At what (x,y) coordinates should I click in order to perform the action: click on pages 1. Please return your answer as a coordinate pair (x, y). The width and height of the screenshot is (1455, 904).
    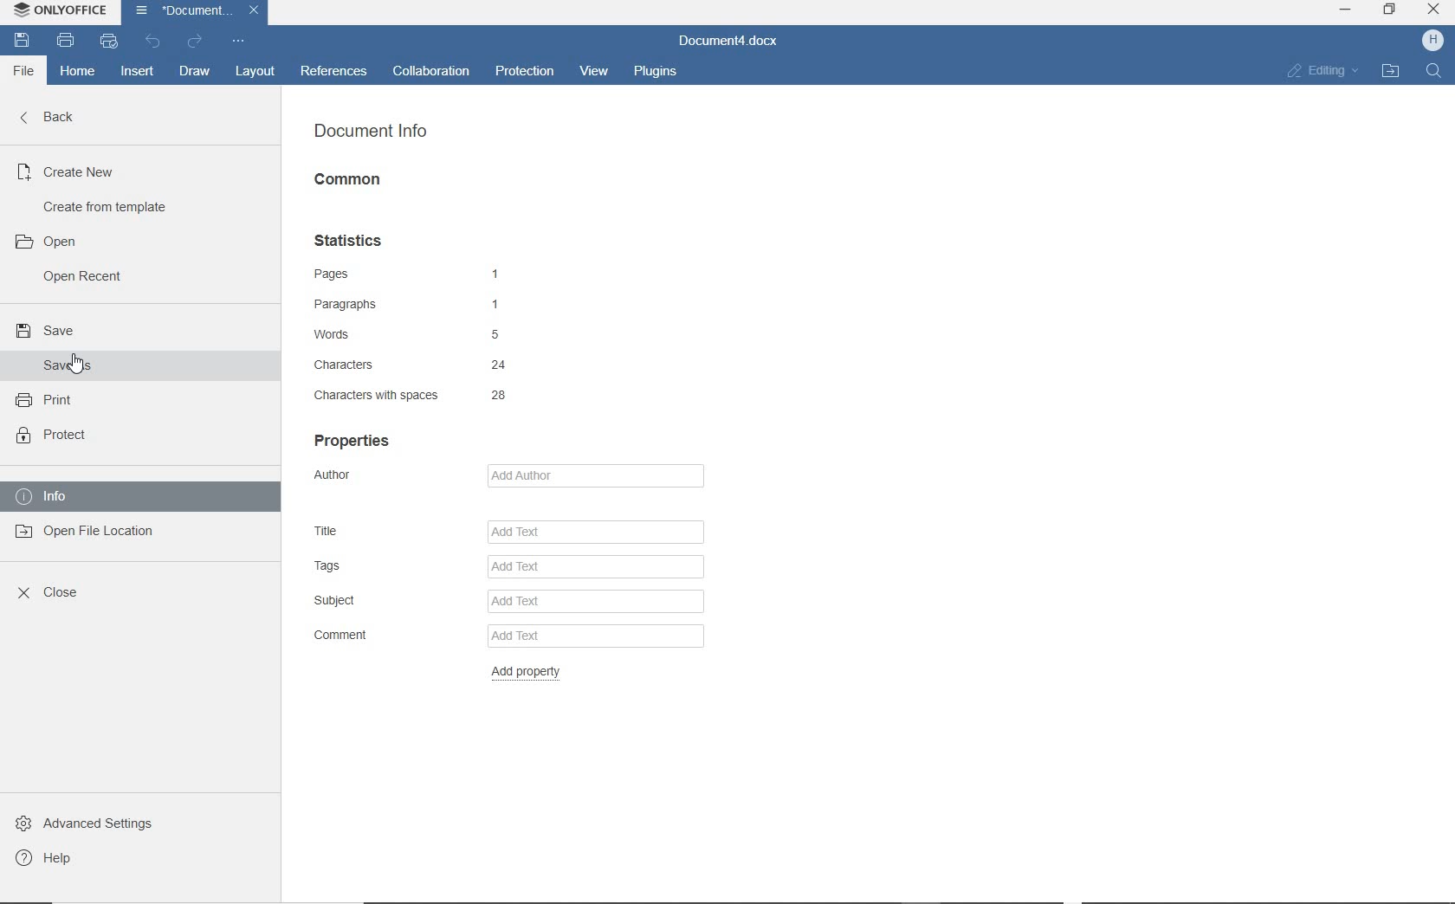
    Looking at the image, I should click on (406, 273).